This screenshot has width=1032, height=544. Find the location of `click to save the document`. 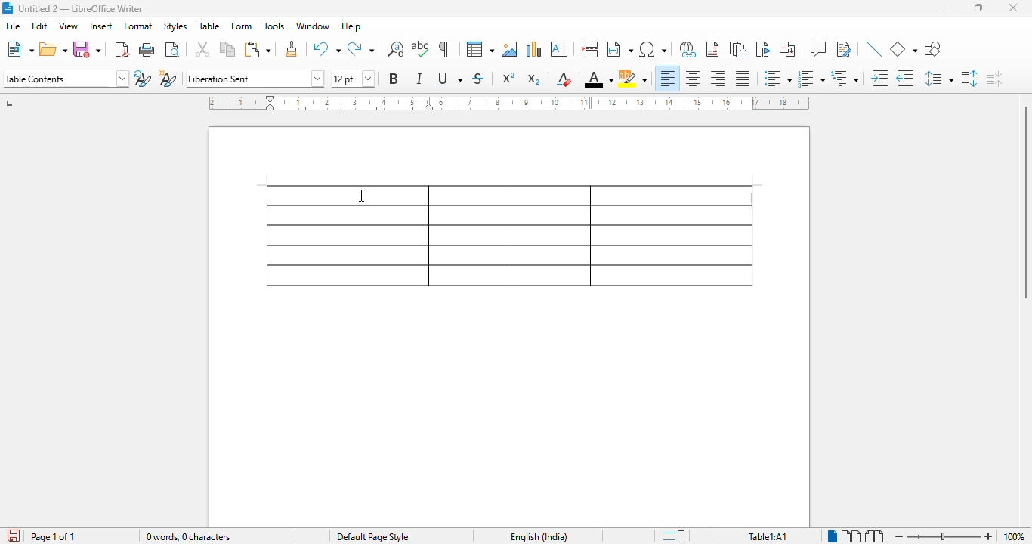

click to save the document is located at coordinates (14, 536).